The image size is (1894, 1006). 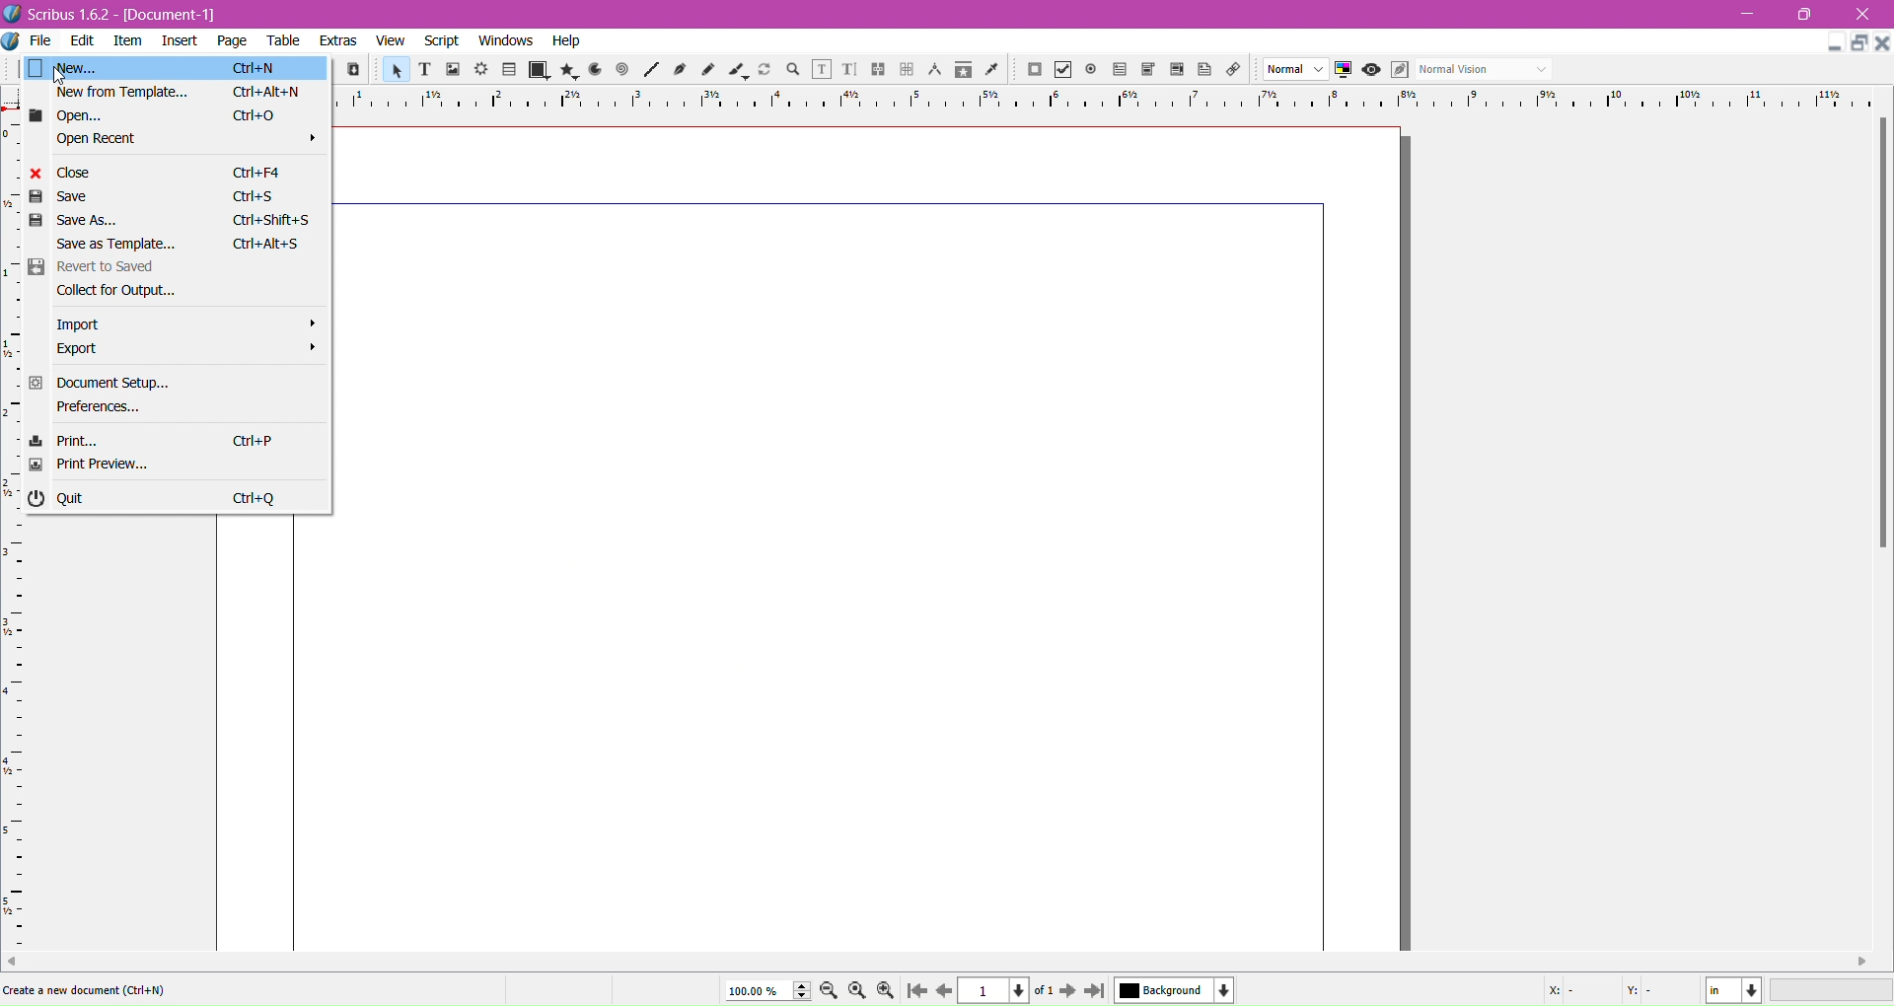 What do you see at coordinates (455, 70) in the screenshot?
I see `add image` at bounding box center [455, 70].